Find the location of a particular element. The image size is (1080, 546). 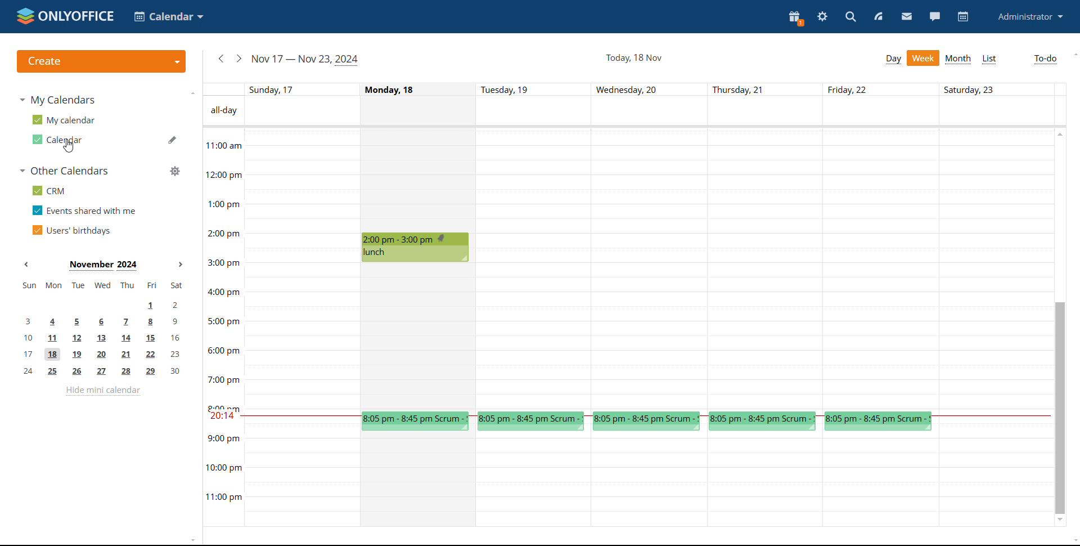

manage is located at coordinates (175, 171).